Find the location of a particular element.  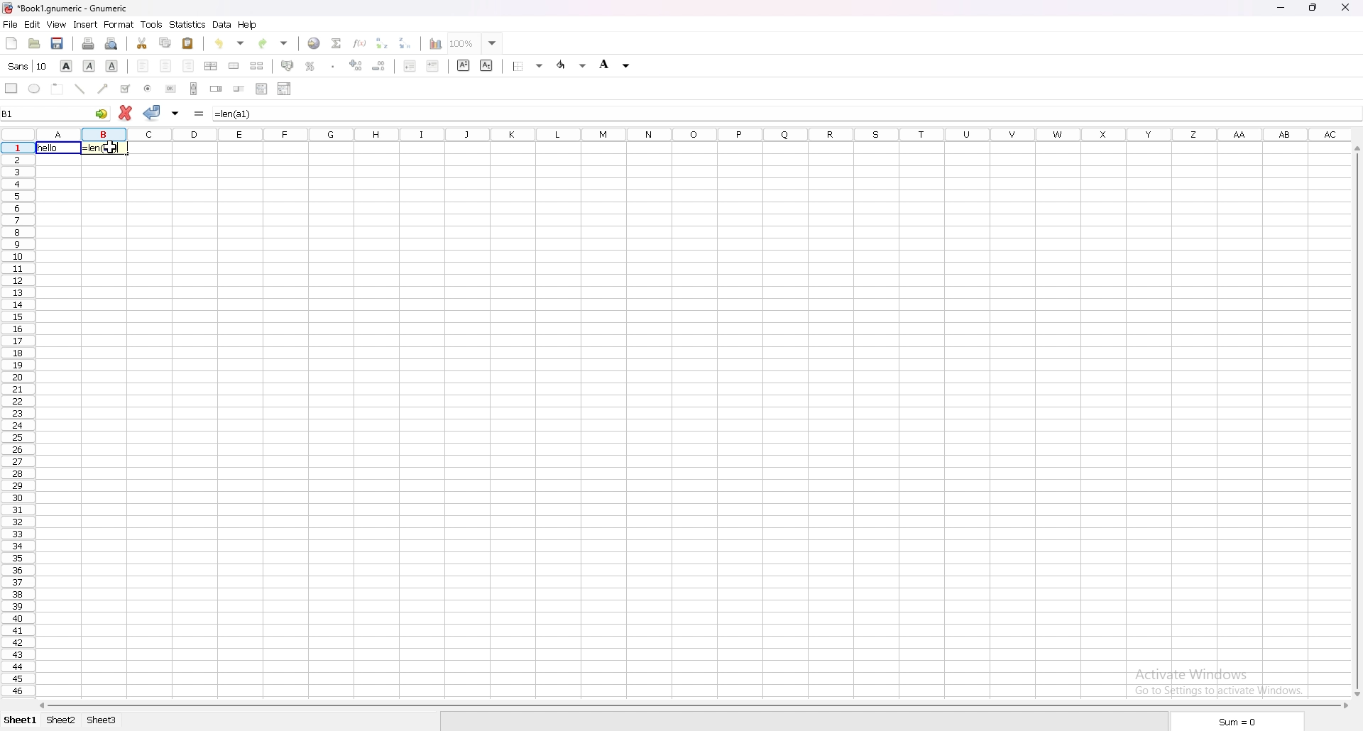

zoom is located at coordinates (476, 43).